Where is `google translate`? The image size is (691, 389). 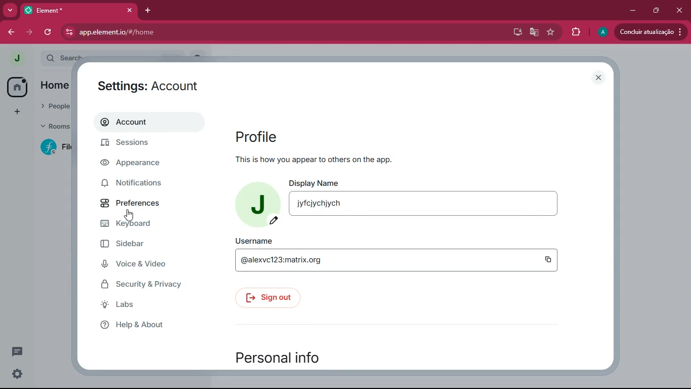 google translate is located at coordinates (533, 32).